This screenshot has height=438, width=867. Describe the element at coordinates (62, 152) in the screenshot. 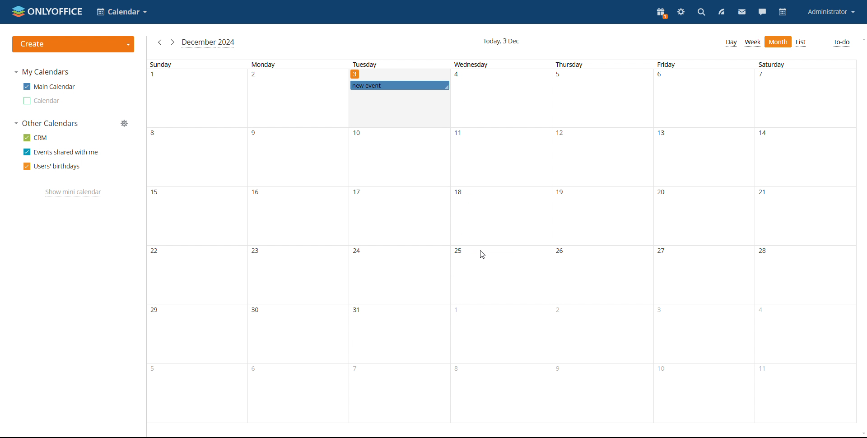

I see `events shared with me` at that location.